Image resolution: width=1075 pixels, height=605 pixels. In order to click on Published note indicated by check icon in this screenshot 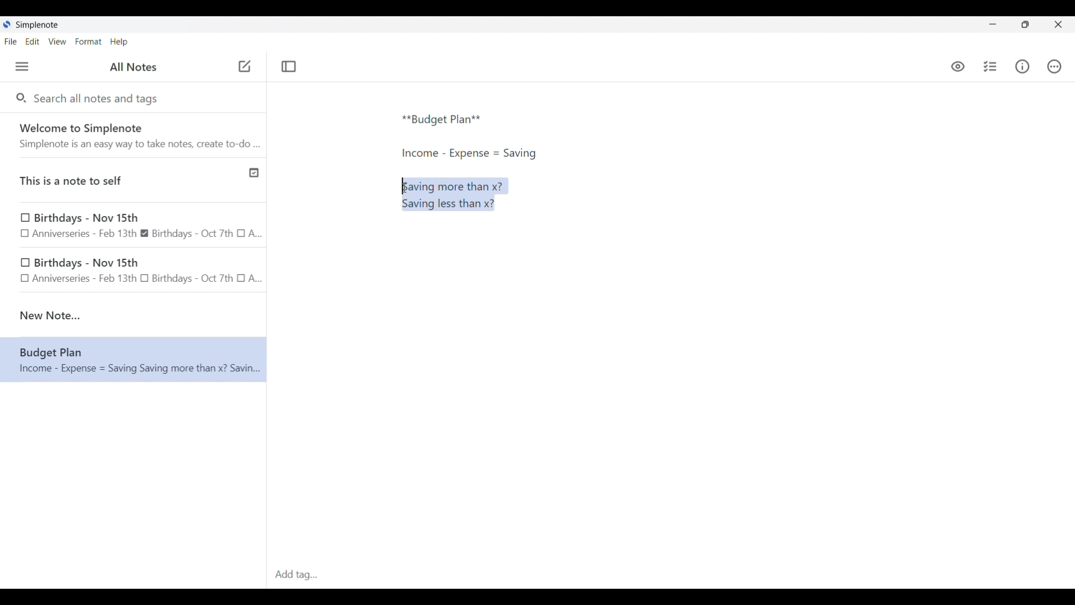, I will do `click(134, 180)`.